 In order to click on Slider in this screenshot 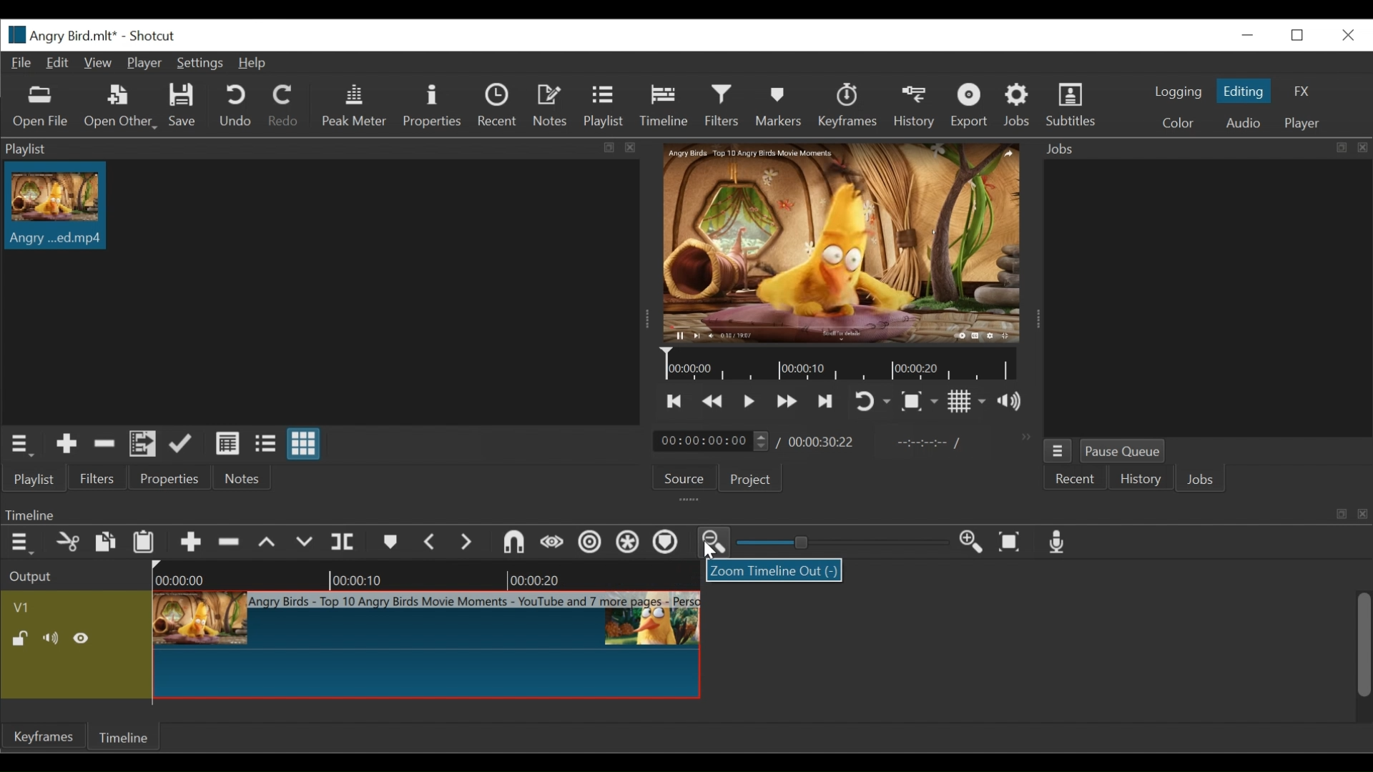, I will do `click(843, 543)`.